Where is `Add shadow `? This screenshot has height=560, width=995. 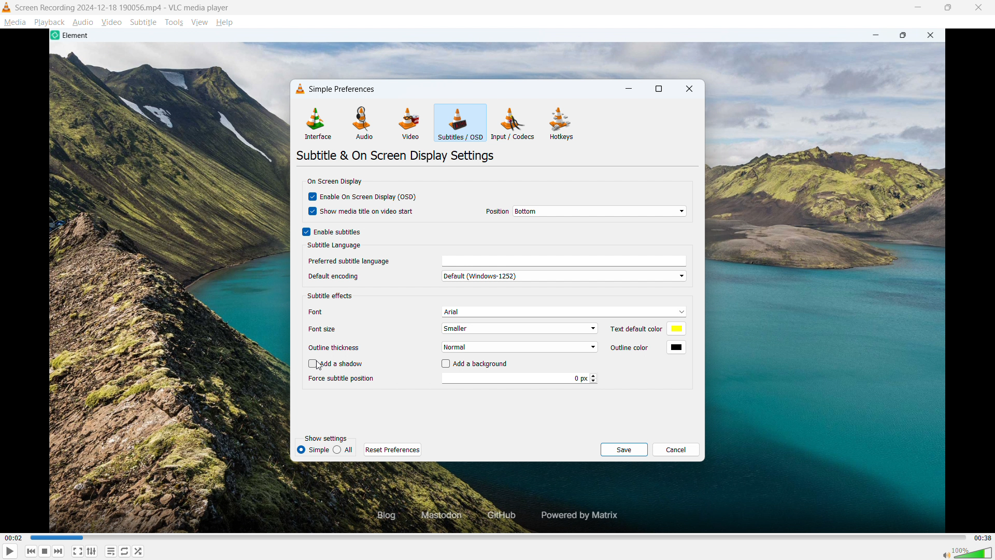 Add shadow  is located at coordinates (343, 364).